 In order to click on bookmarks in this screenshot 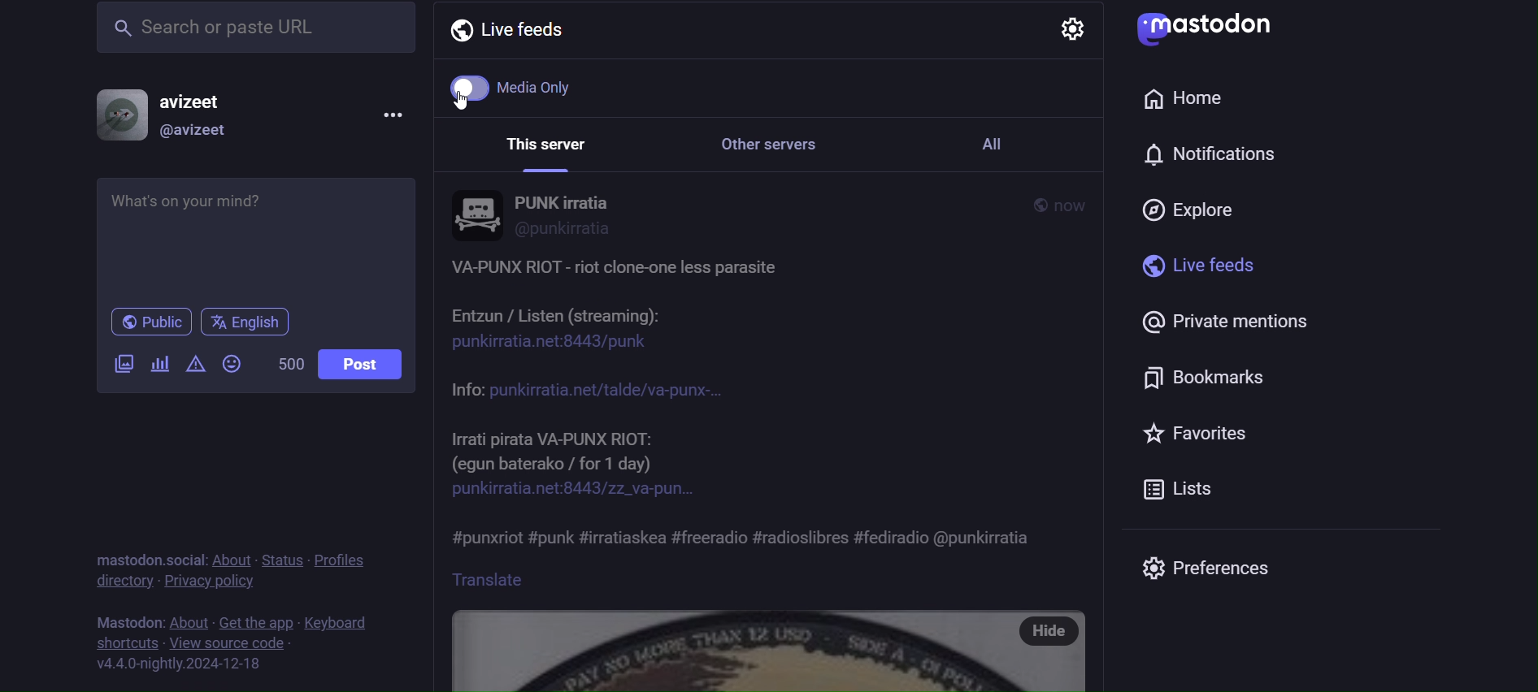, I will do `click(1213, 377)`.